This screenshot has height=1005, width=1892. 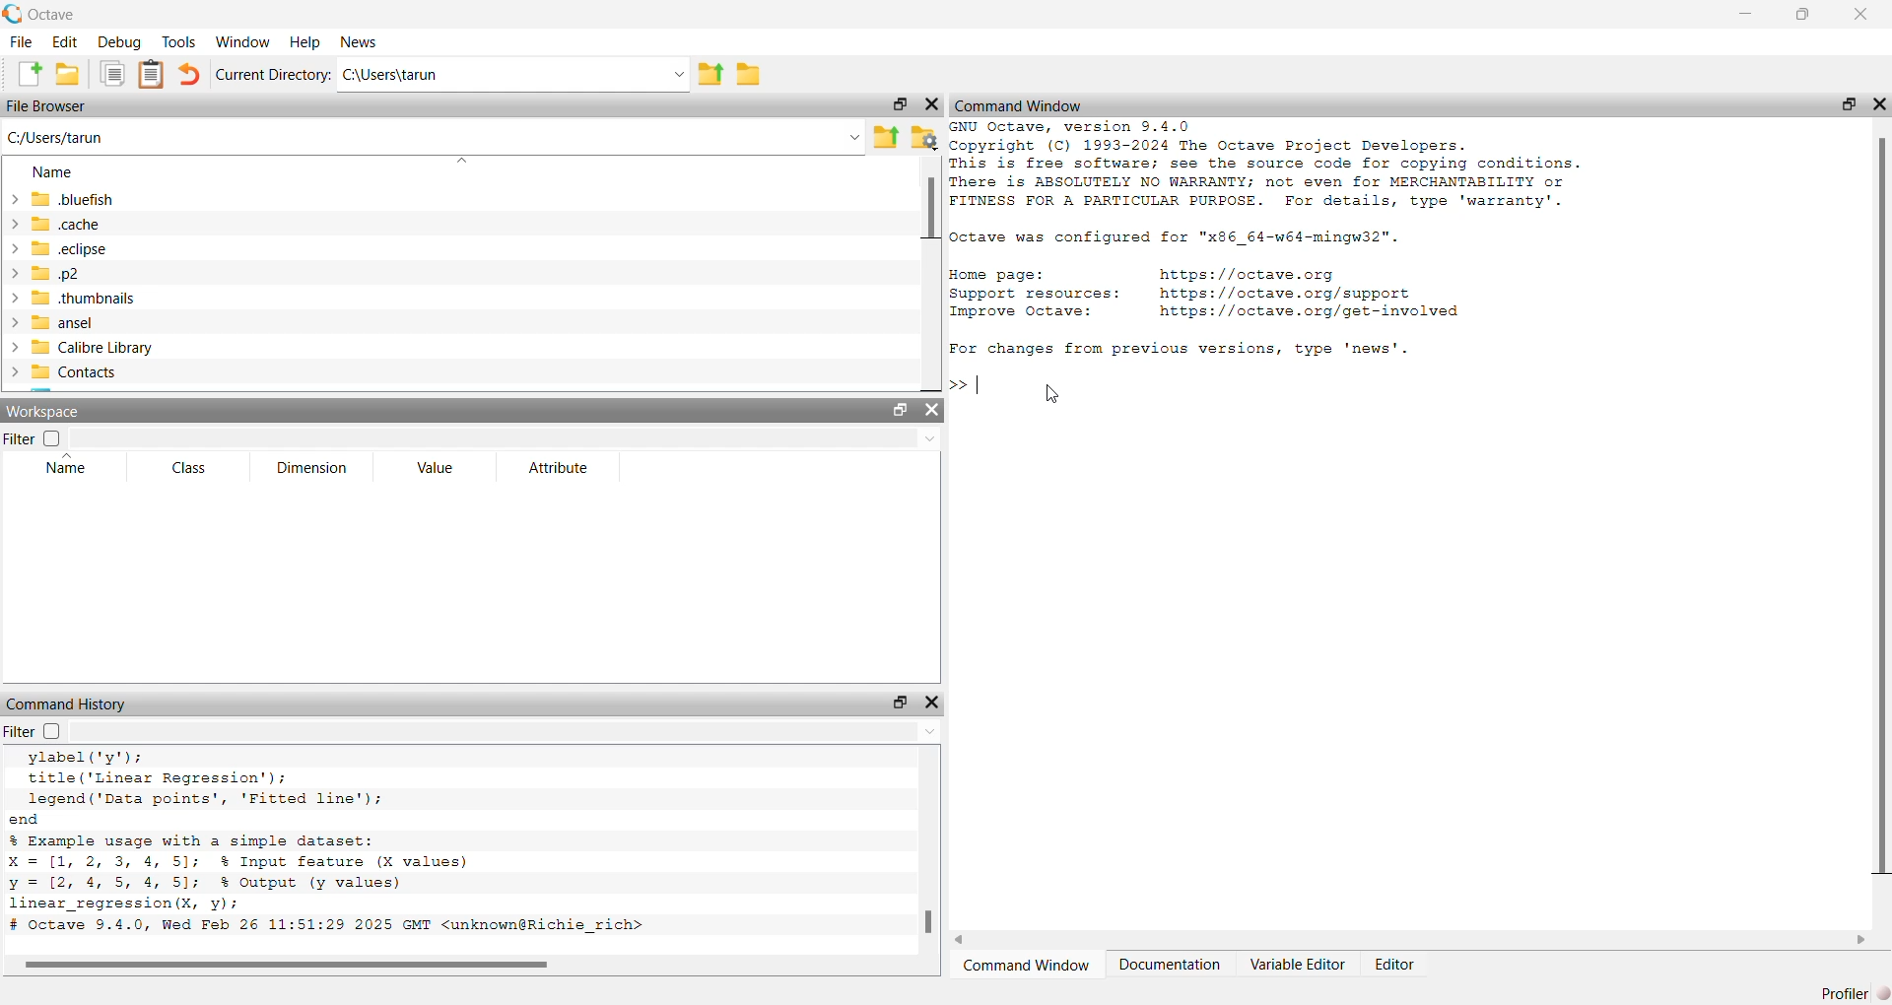 What do you see at coordinates (983, 383) in the screenshot?
I see `typing cursor` at bounding box center [983, 383].